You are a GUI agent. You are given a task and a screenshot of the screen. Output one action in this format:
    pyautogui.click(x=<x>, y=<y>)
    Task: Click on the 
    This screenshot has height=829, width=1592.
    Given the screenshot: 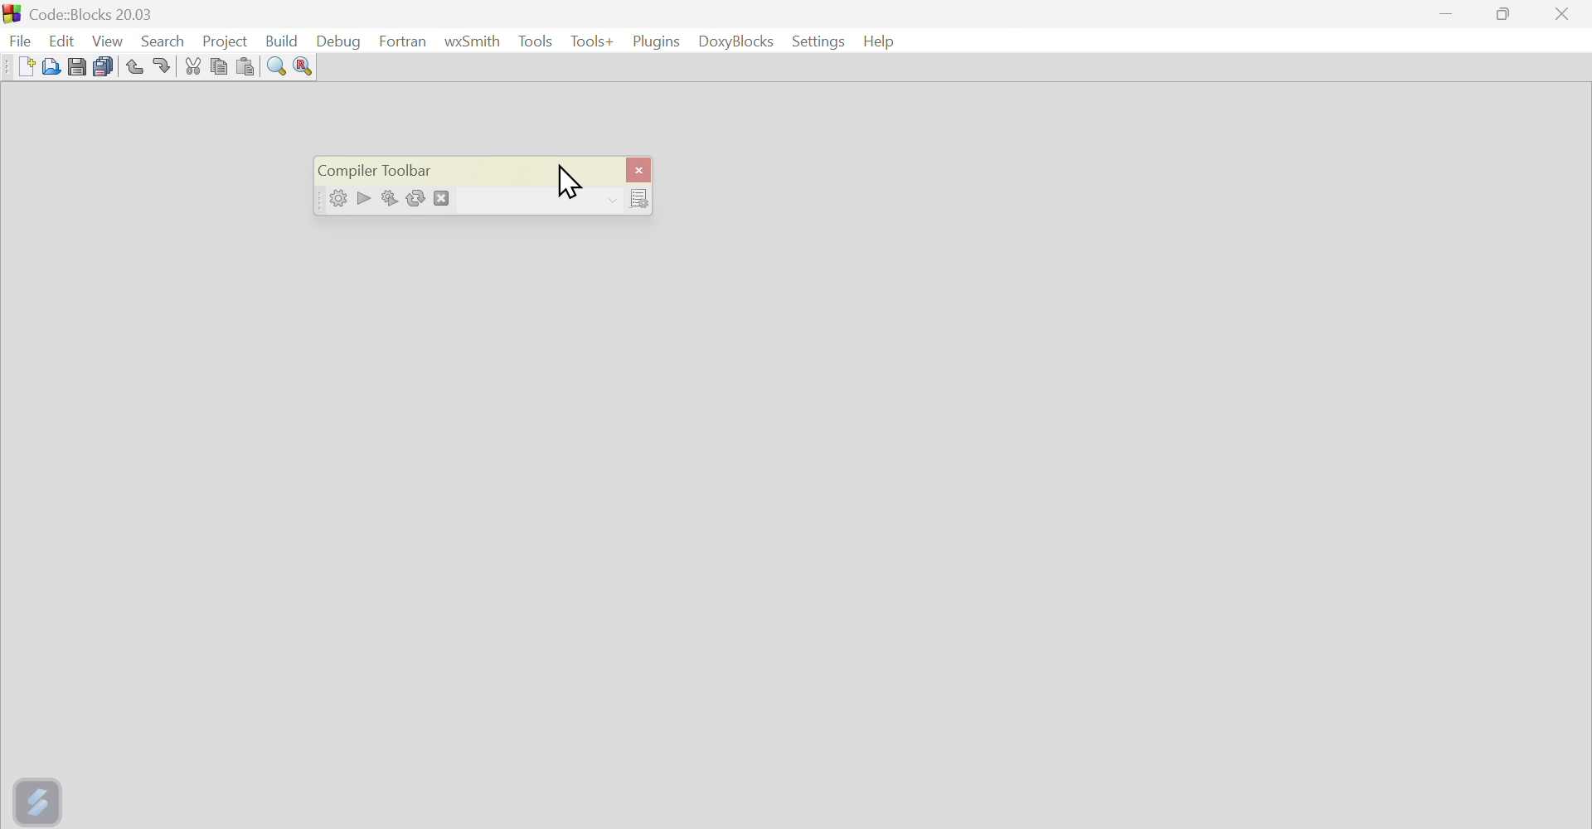 What is the action you would take?
    pyautogui.click(x=278, y=67)
    